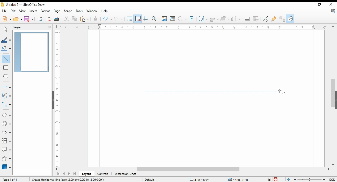 This screenshot has width=337, height=182. What do you see at coordinates (7, 123) in the screenshot?
I see `symbol shapes` at bounding box center [7, 123].